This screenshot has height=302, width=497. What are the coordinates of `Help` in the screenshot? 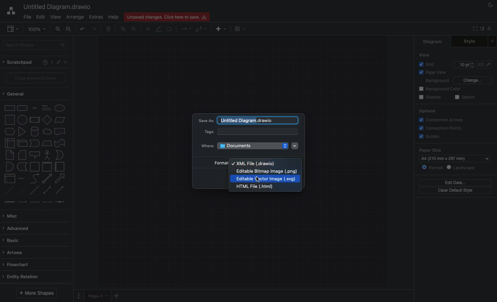 It's located at (114, 17).